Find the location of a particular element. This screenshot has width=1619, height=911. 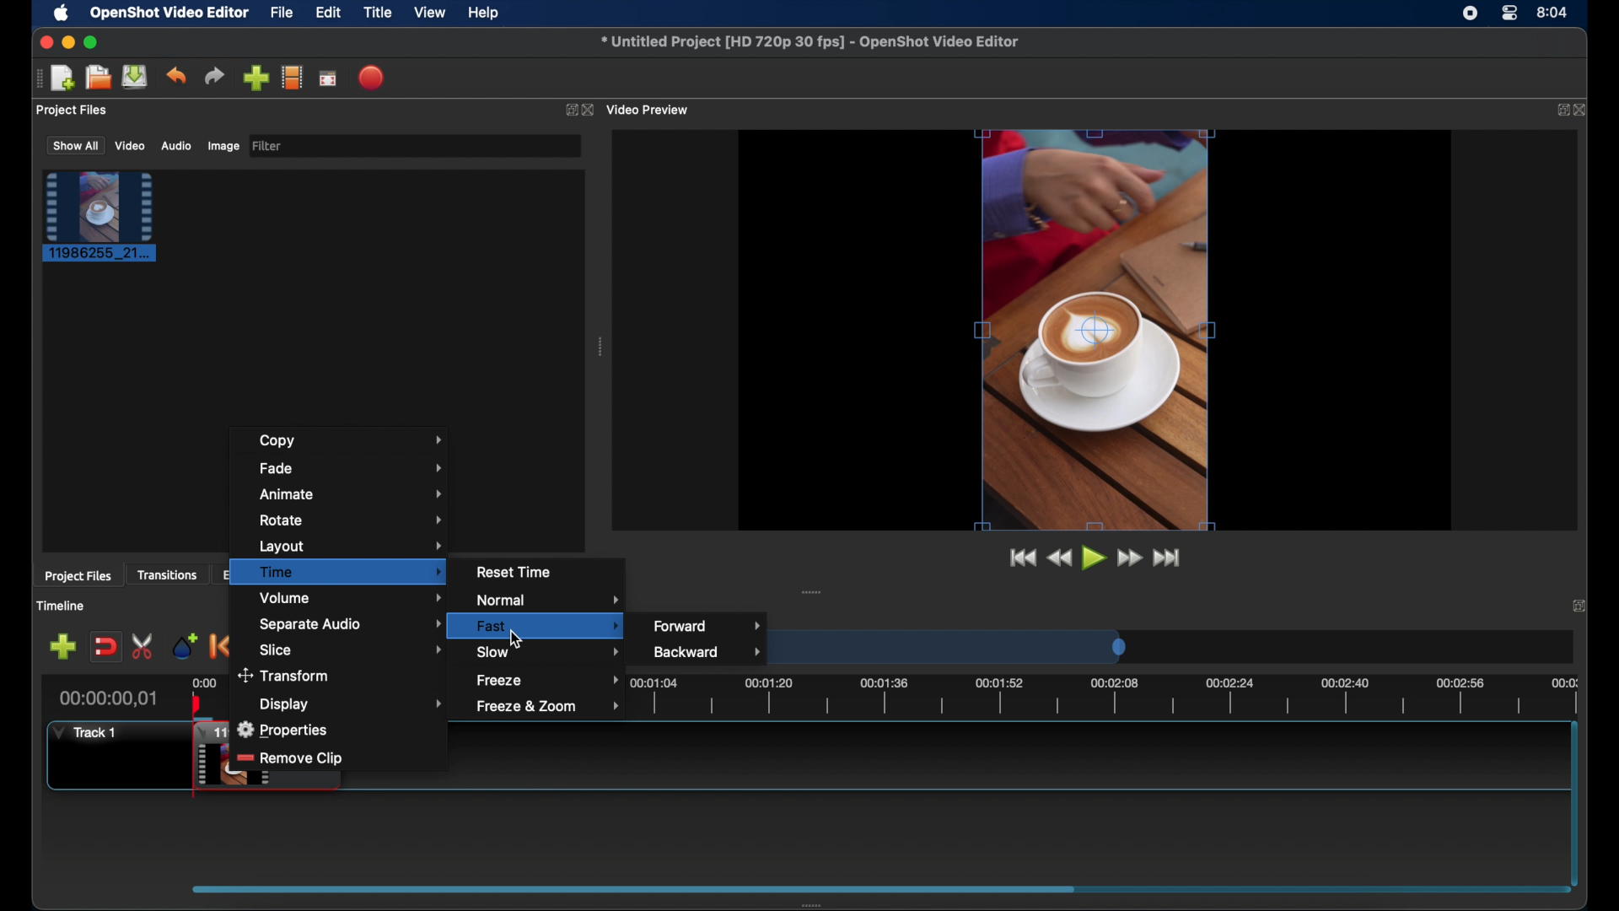

copy menu is located at coordinates (352, 441).